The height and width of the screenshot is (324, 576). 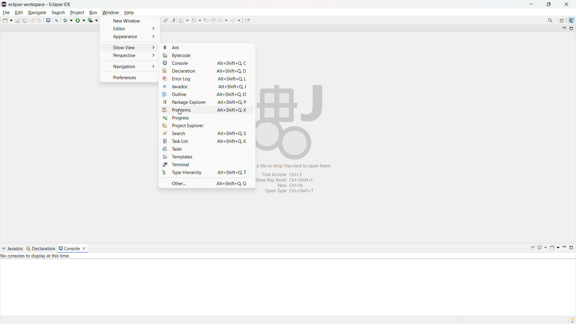 I want to click on declaration, so click(x=40, y=249).